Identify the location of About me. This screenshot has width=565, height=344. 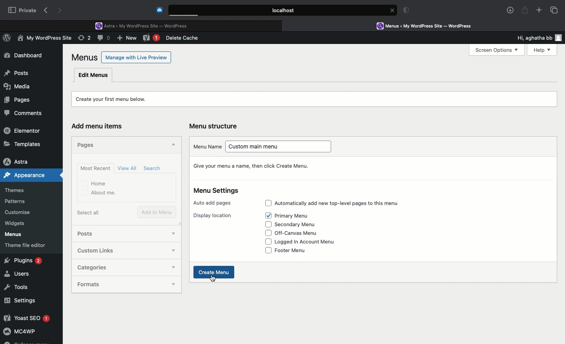
(100, 193).